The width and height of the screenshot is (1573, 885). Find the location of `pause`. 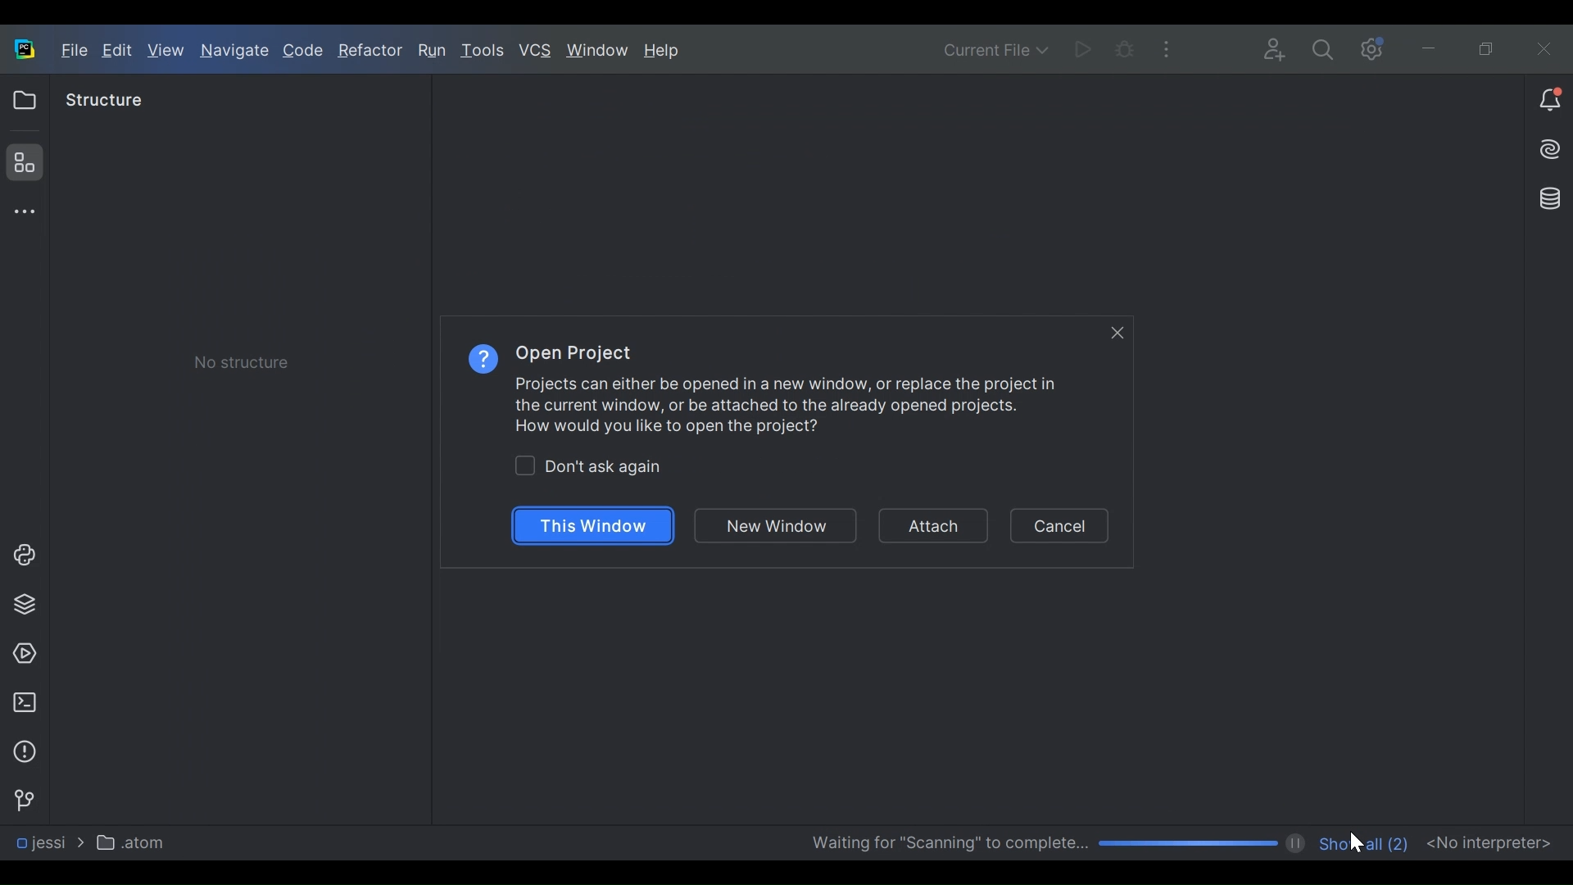

pause is located at coordinates (1301, 842).